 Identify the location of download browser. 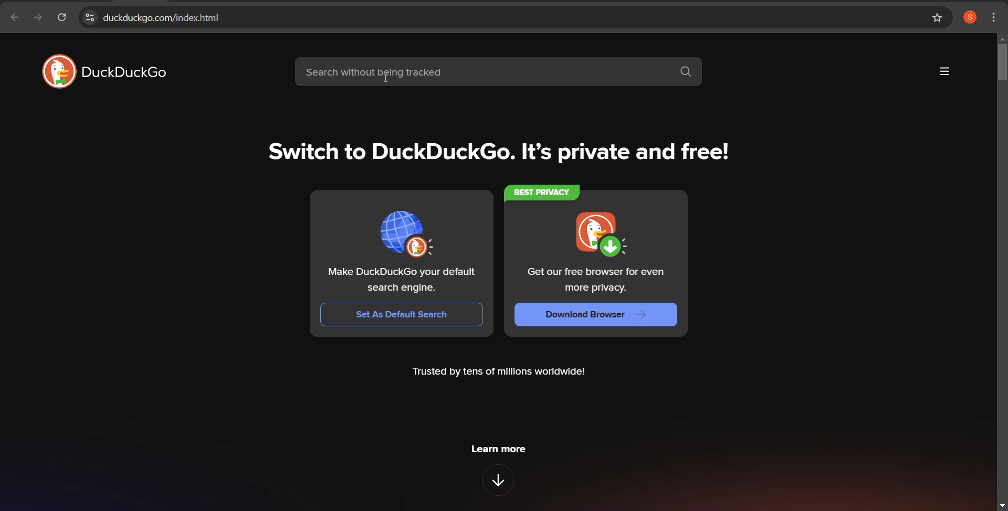
(595, 234).